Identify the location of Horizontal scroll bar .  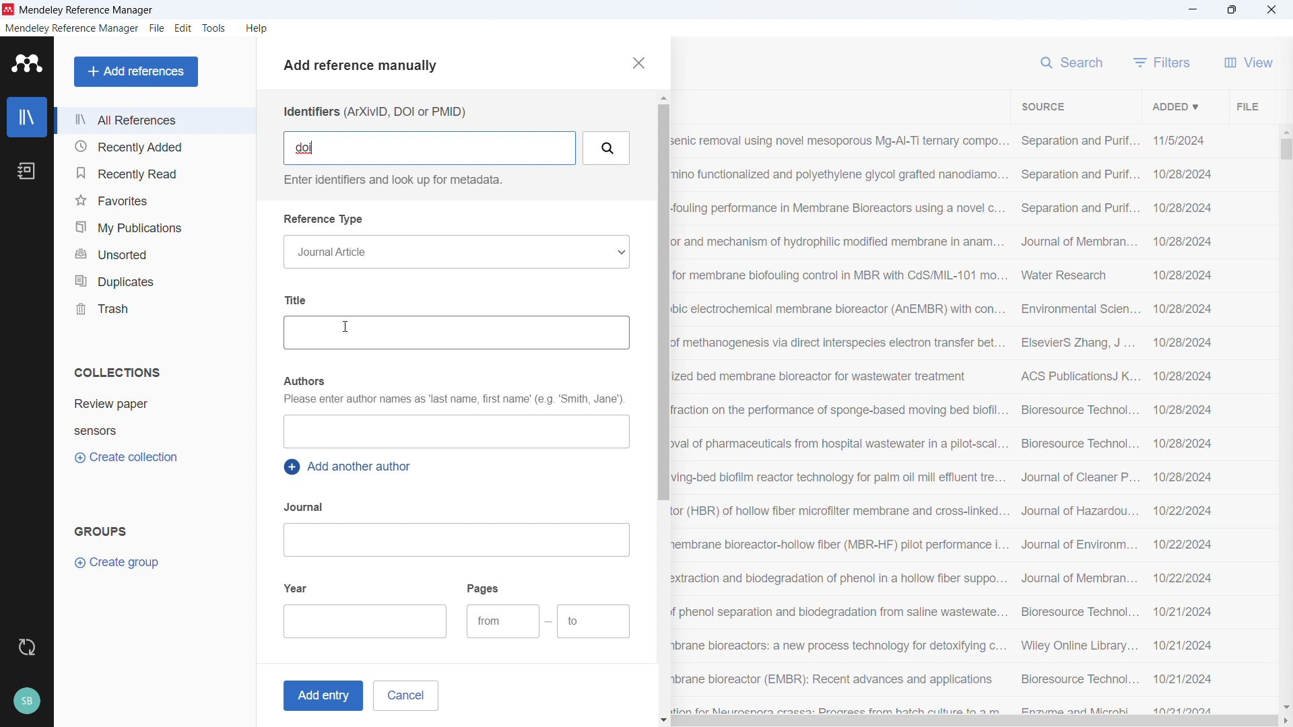
(975, 722).